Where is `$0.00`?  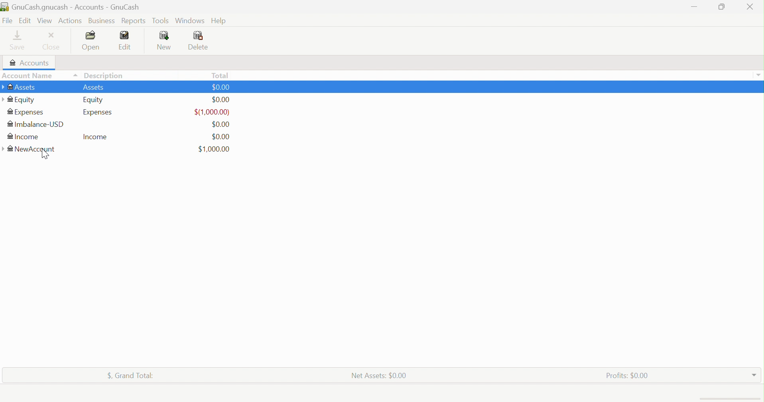 $0.00 is located at coordinates (222, 100).